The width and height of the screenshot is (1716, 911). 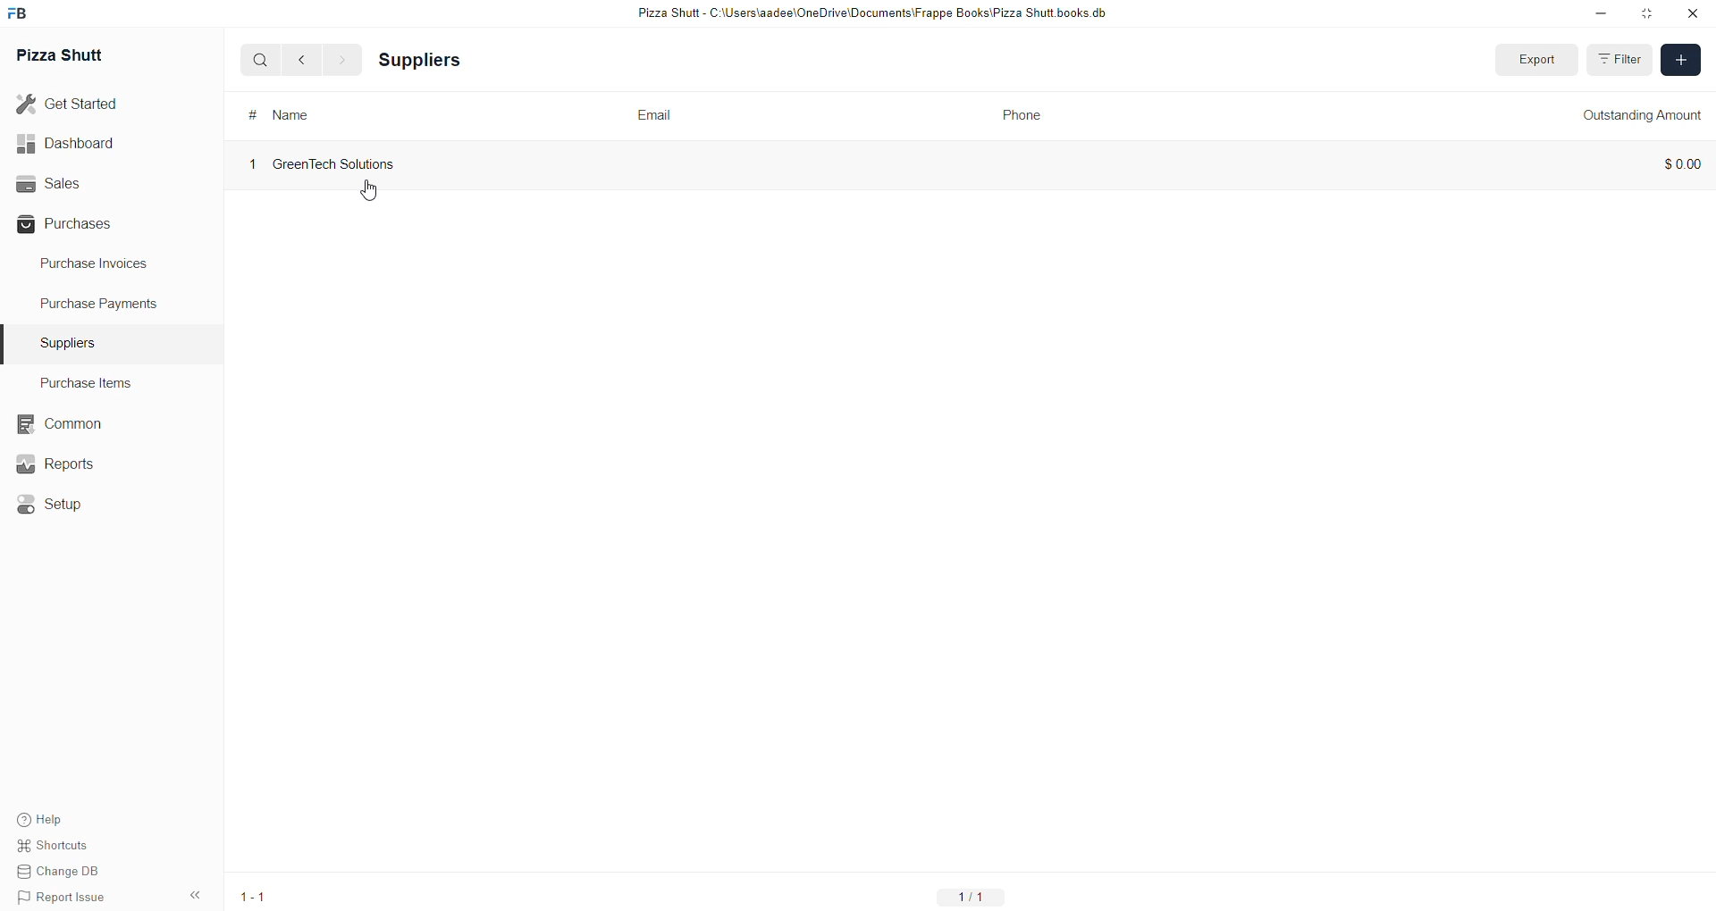 I want to click on Purchases, so click(x=87, y=223).